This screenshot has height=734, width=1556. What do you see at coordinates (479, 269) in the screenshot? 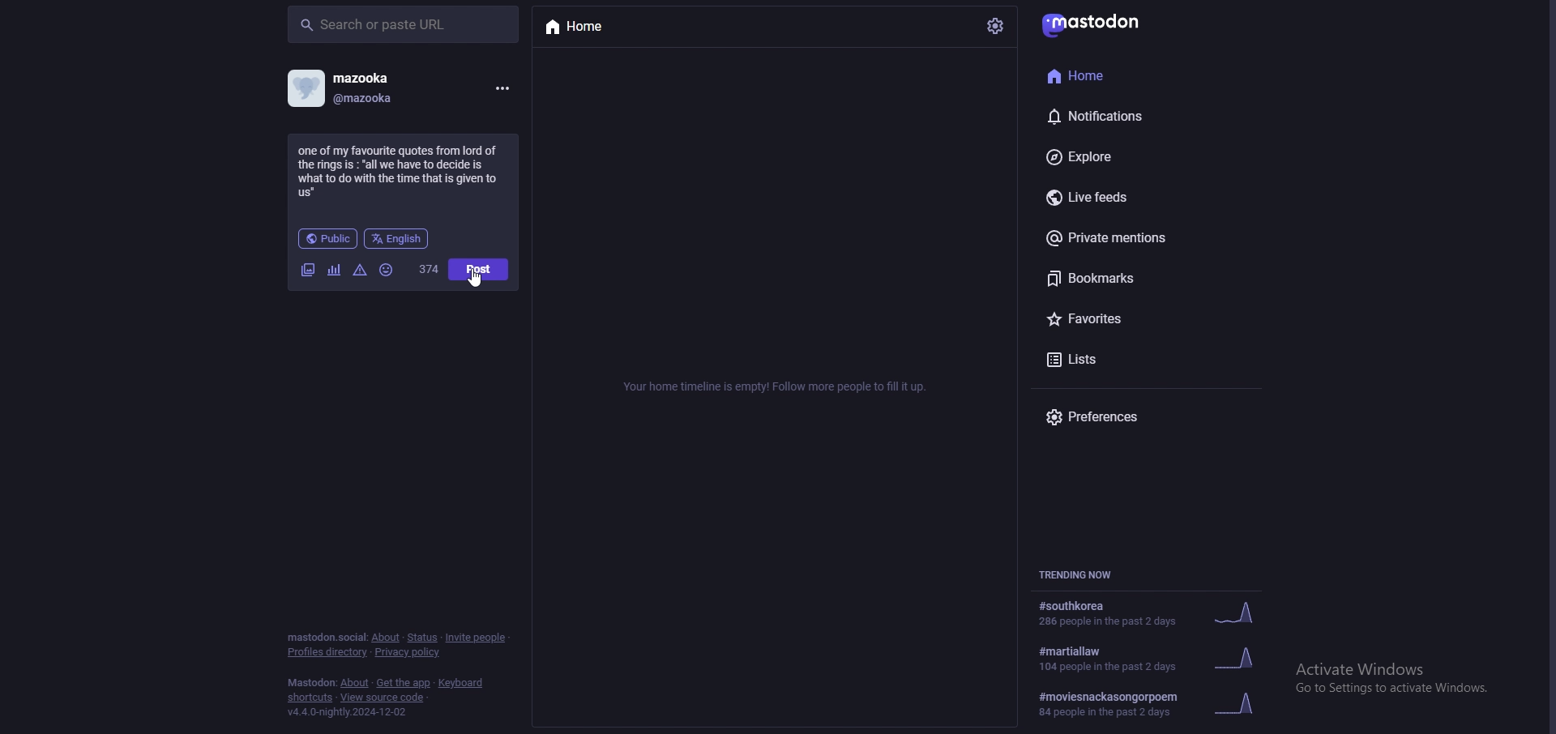
I see `post` at bounding box center [479, 269].